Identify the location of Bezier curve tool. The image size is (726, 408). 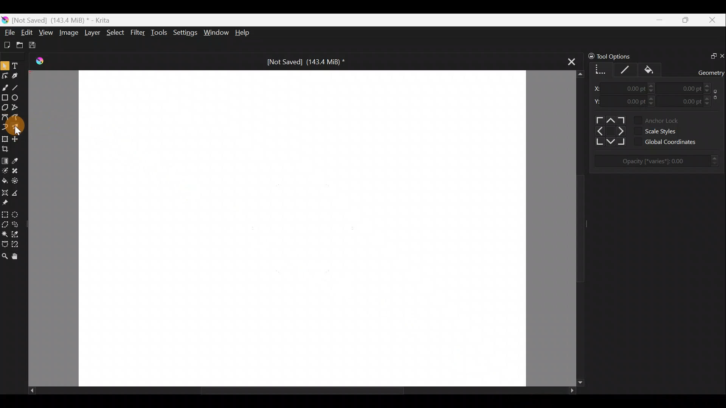
(5, 117).